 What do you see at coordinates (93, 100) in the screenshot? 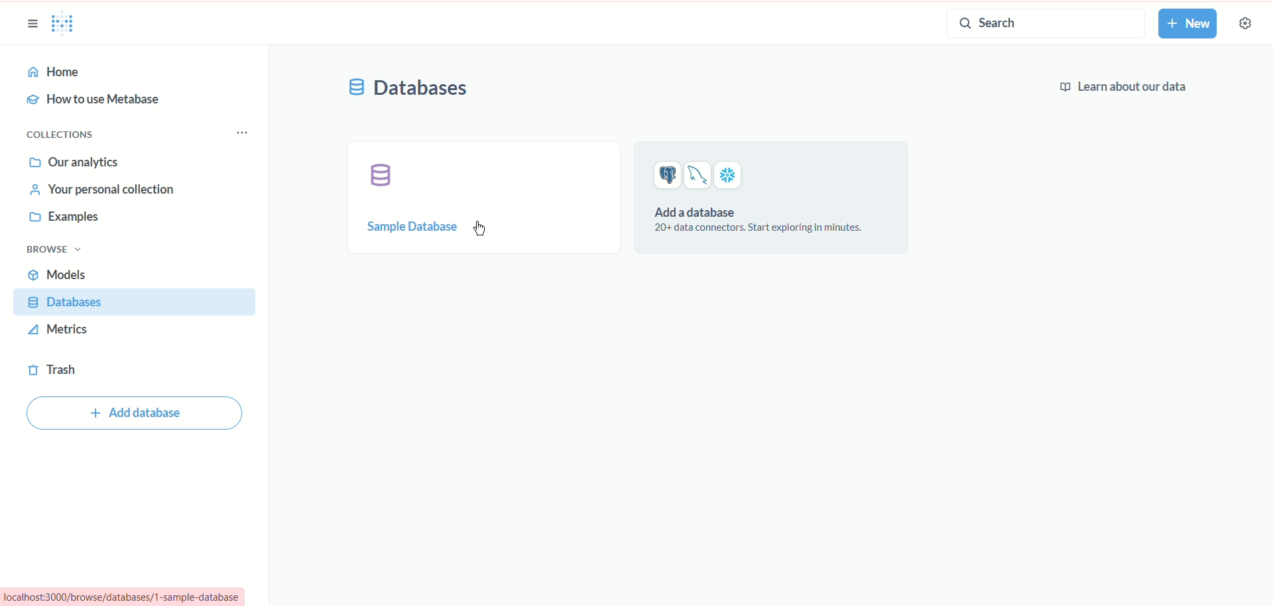
I see `how to use metabase` at bounding box center [93, 100].